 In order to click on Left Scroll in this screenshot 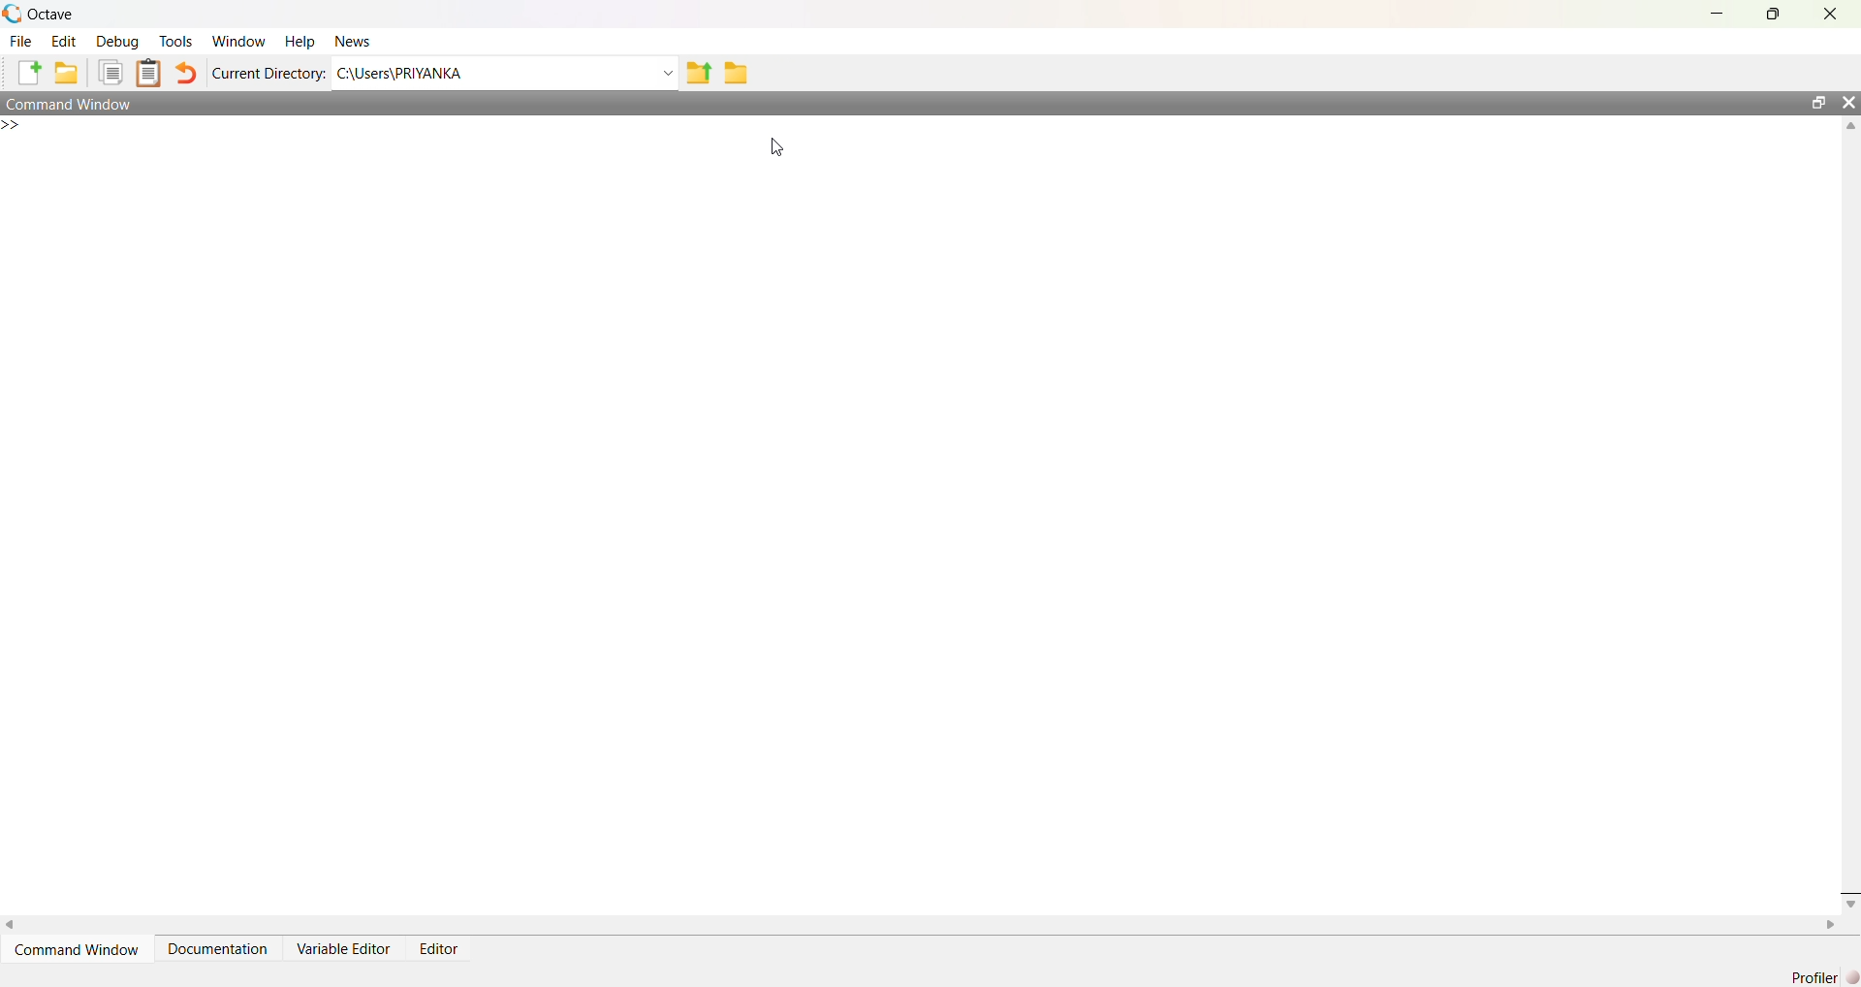, I will do `click(12, 923)`.